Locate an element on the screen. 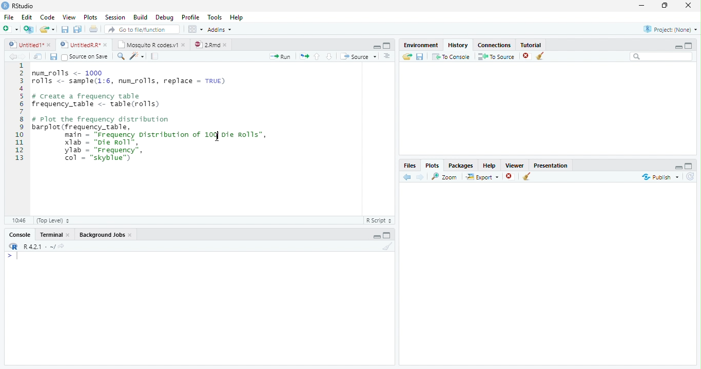 This screenshot has width=701, height=369. Code Tools is located at coordinates (136, 56).